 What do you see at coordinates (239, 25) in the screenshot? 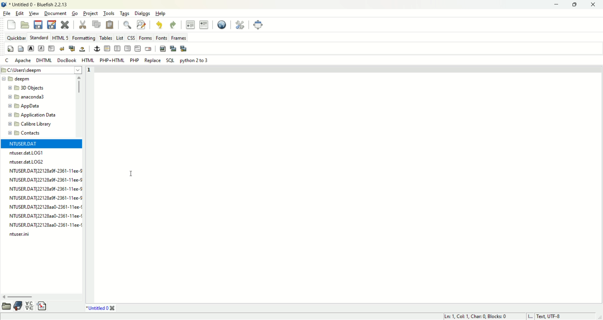
I see `preferences` at bounding box center [239, 25].